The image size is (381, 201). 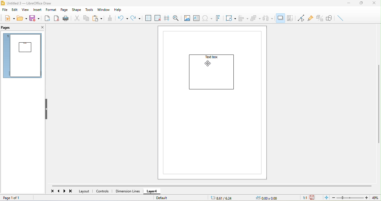 I want to click on page 1 of 1, so click(x=12, y=198).